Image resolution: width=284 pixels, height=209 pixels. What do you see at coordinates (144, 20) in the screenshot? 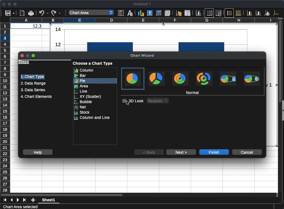
I see `column ` at bounding box center [144, 20].